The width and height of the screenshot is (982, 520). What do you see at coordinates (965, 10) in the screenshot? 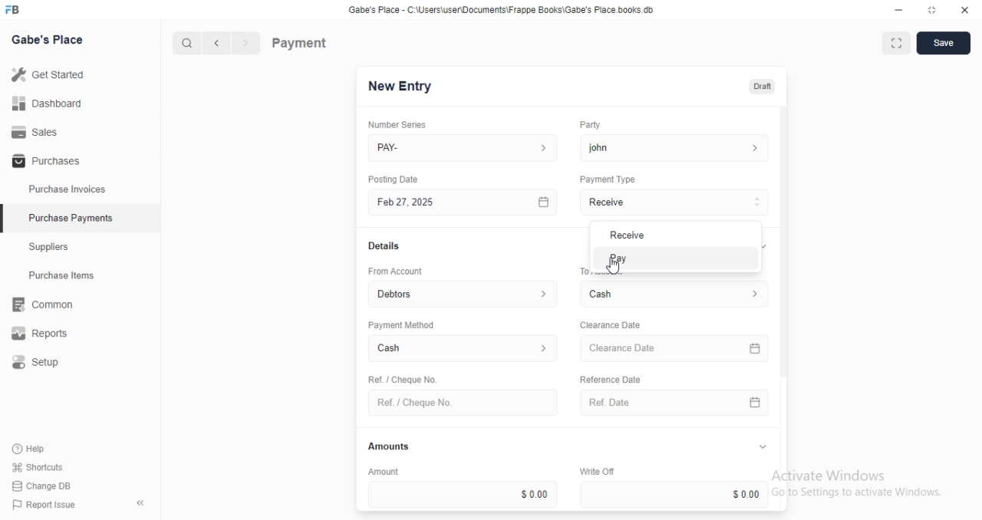
I see `close` at bounding box center [965, 10].